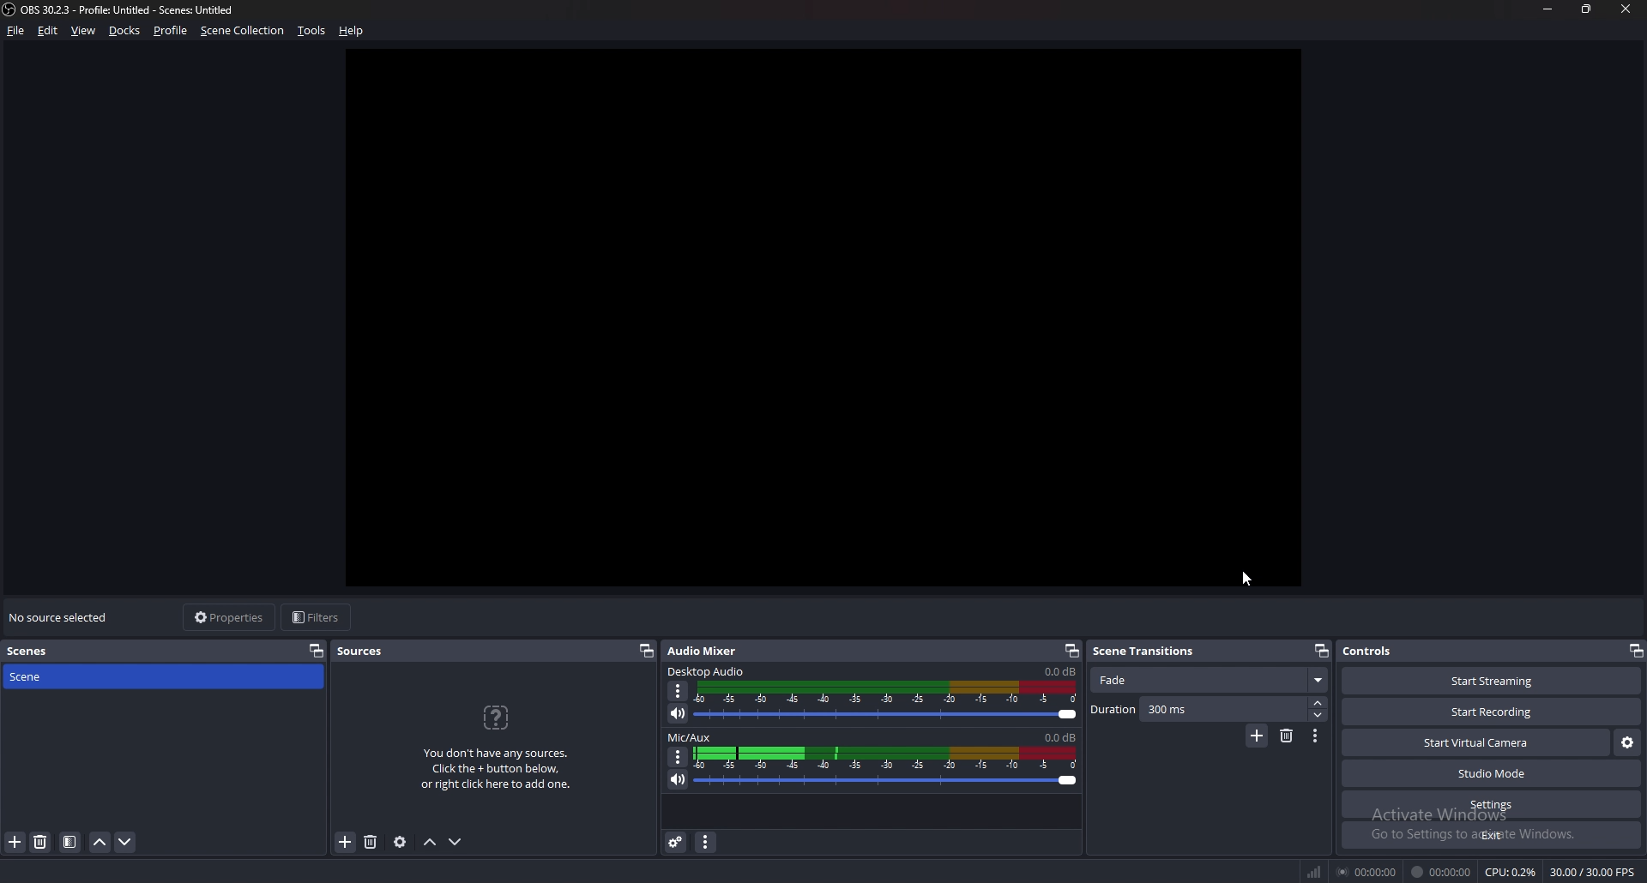 The height and width of the screenshot is (883, 1647). What do you see at coordinates (63, 618) in the screenshot?
I see `no souce selected` at bounding box center [63, 618].